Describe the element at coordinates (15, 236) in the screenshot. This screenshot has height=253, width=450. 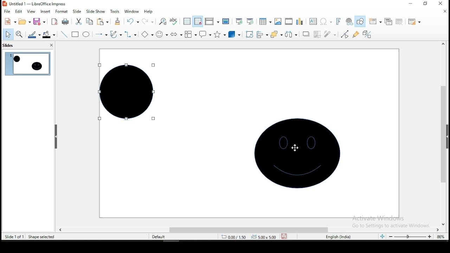
I see `slide 1 of 1` at that location.